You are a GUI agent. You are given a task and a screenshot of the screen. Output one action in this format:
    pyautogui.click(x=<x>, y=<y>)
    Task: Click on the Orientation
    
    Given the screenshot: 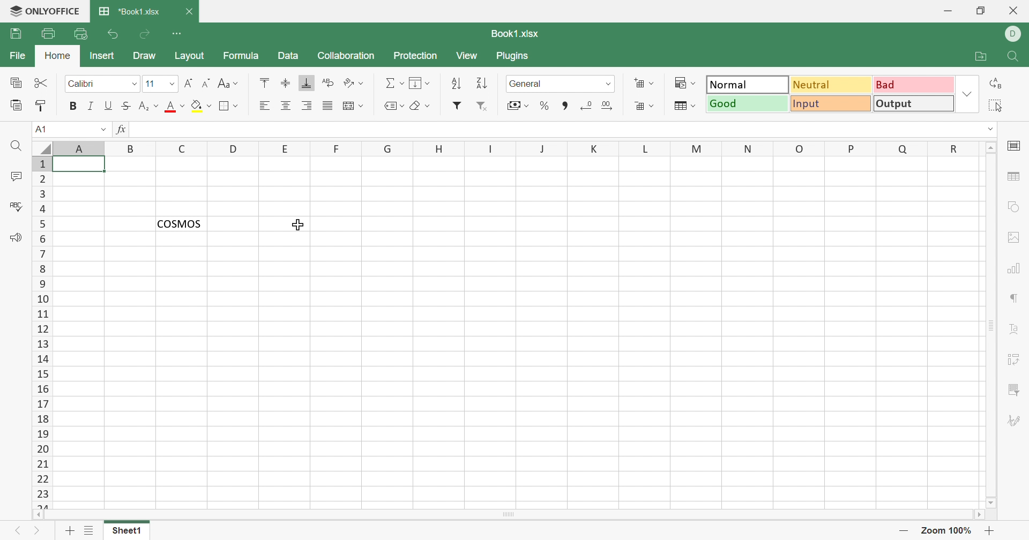 What is the action you would take?
    pyautogui.click(x=353, y=84)
    